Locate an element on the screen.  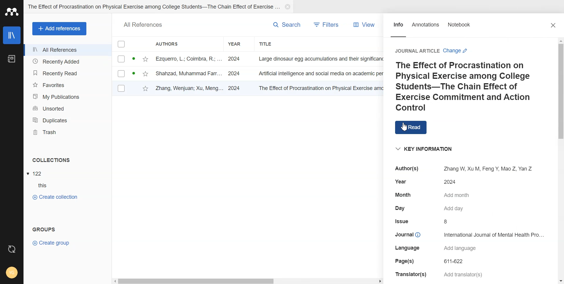
 The Effect of Procrastination on Physical Exercise among College Students-The Chain Effect of Exercise Commitment and Action Control is located at coordinates (468, 87).